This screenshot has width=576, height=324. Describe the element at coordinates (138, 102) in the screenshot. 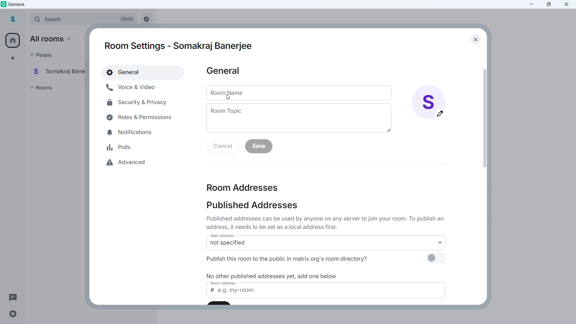

I see `Security and privacy ` at that location.